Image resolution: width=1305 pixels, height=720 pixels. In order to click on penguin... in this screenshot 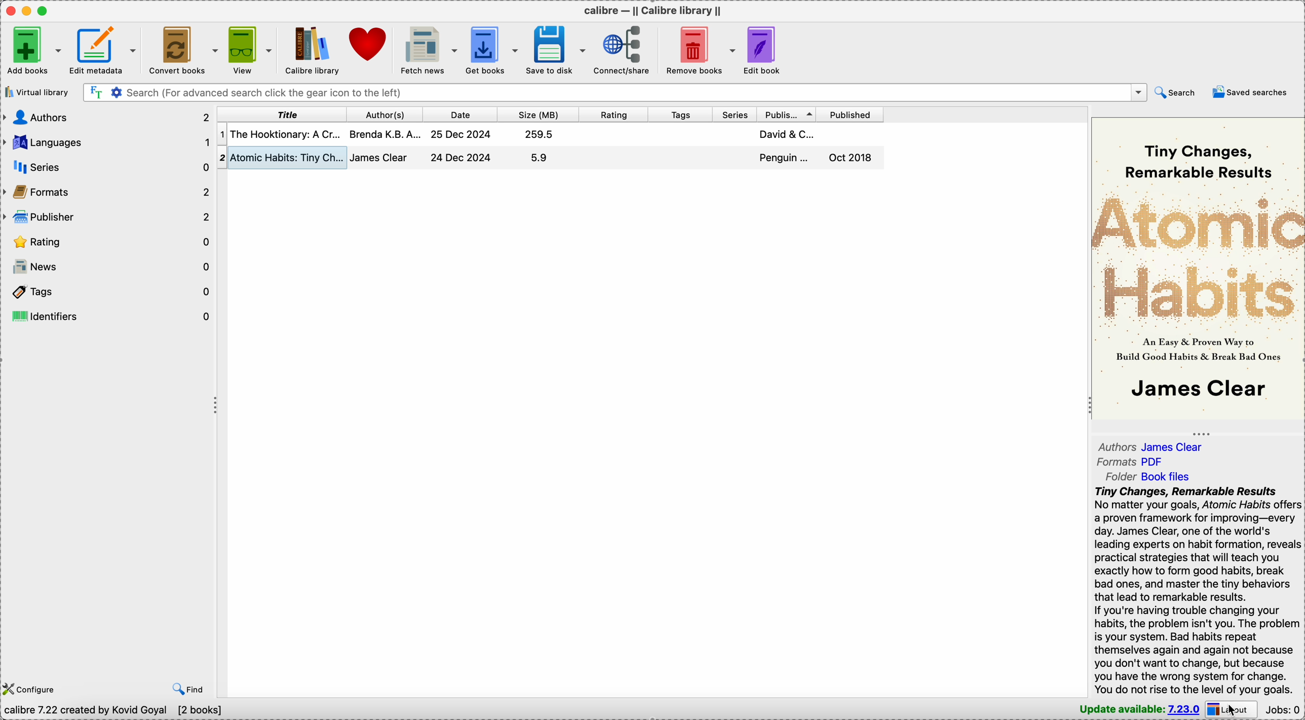, I will do `click(785, 158)`.